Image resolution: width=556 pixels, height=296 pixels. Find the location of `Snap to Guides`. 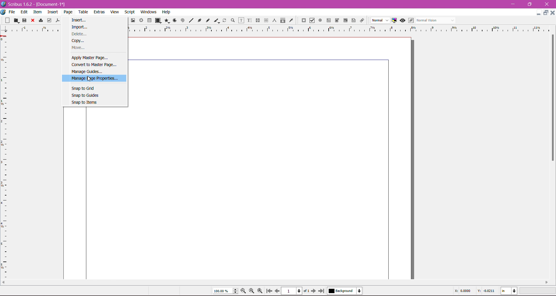

Snap to Guides is located at coordinates (86, 95).